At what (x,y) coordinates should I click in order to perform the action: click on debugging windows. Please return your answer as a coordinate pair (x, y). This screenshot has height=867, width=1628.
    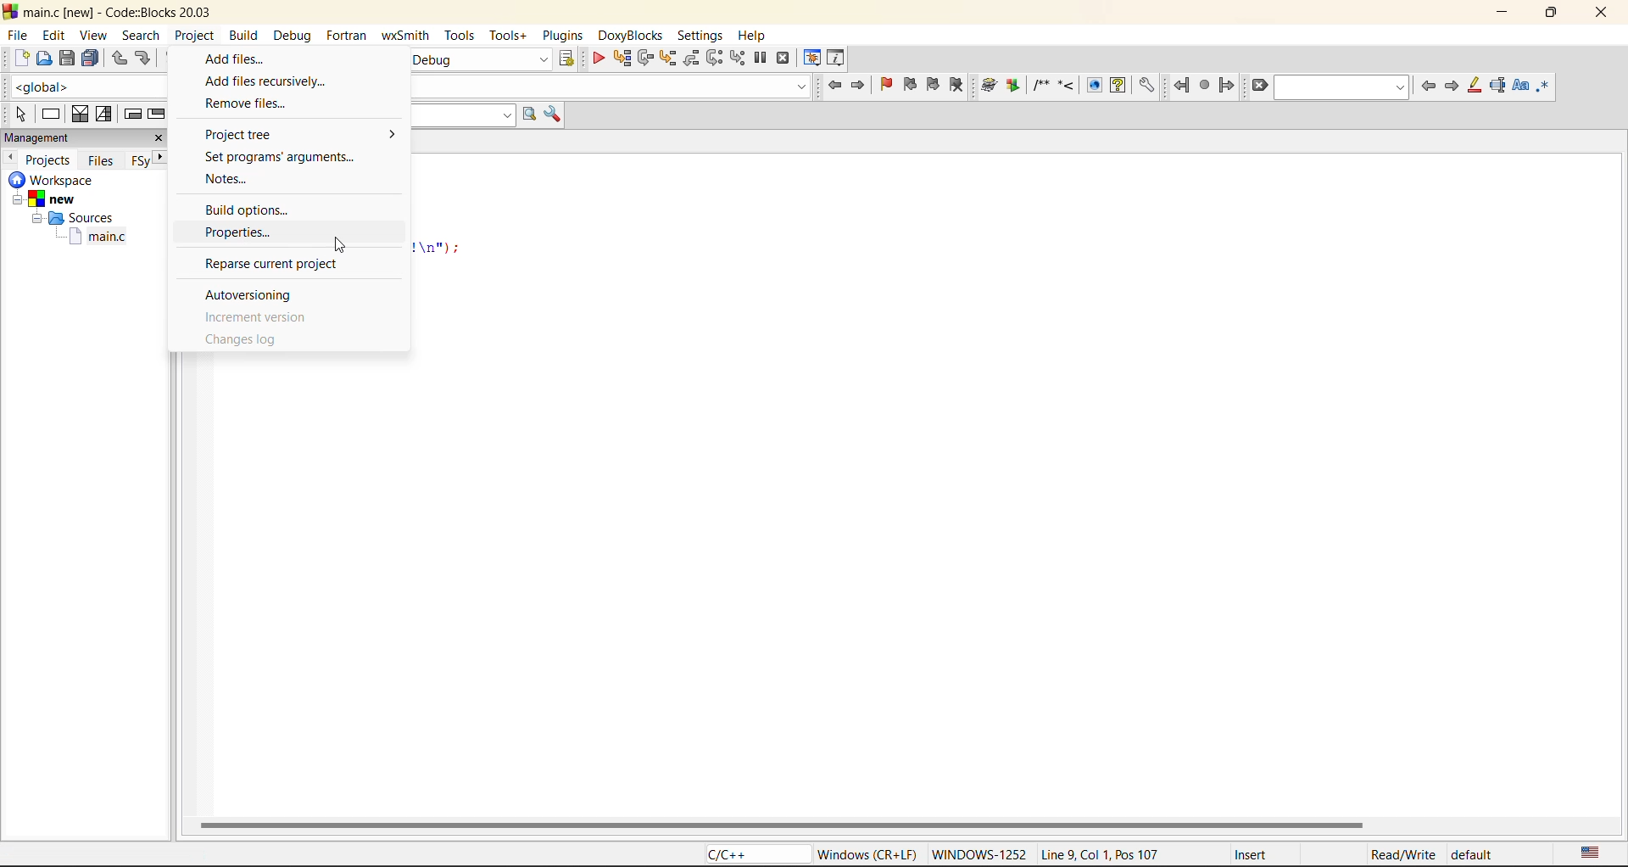
    Looking at the image, I should click on (811, 59).